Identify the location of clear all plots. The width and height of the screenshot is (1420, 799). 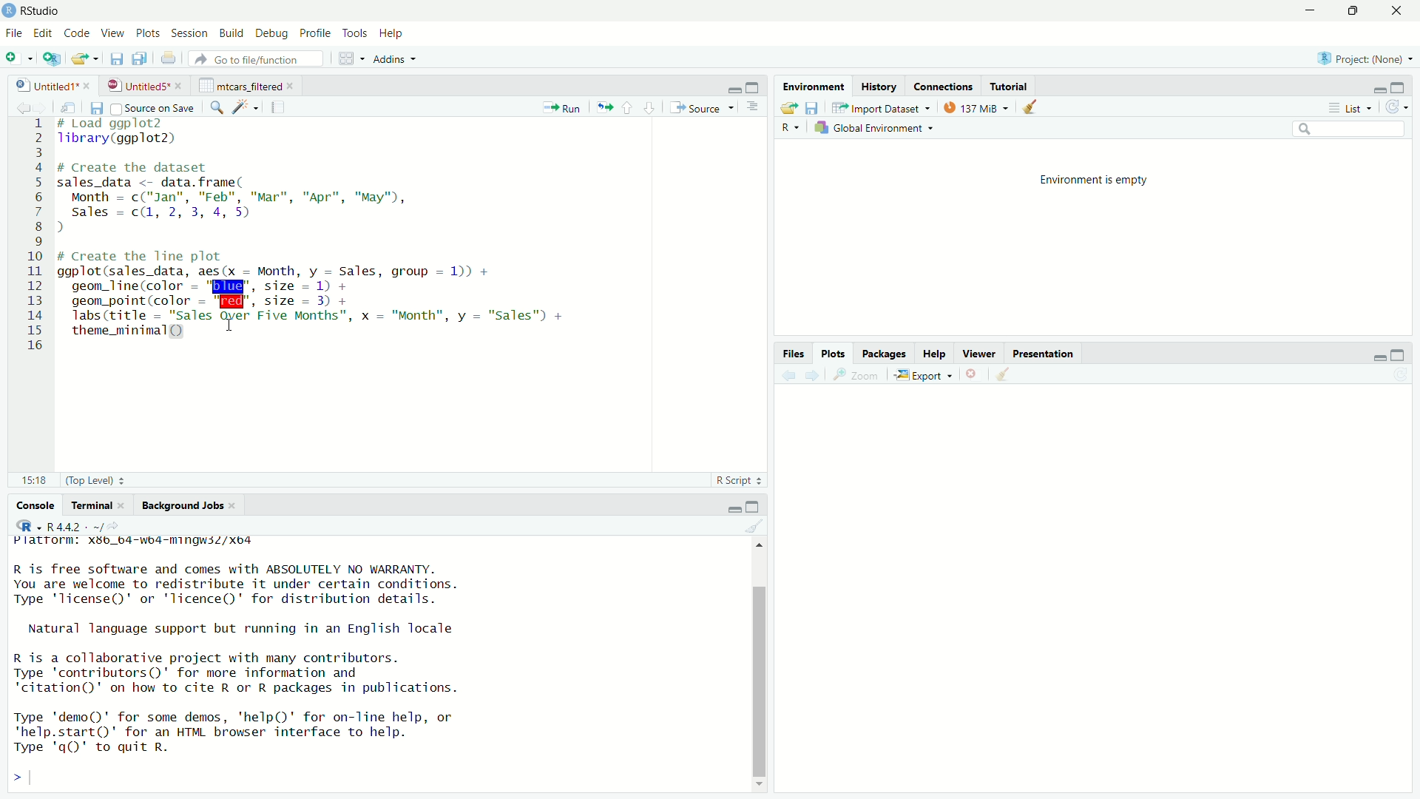
(1004, 374).